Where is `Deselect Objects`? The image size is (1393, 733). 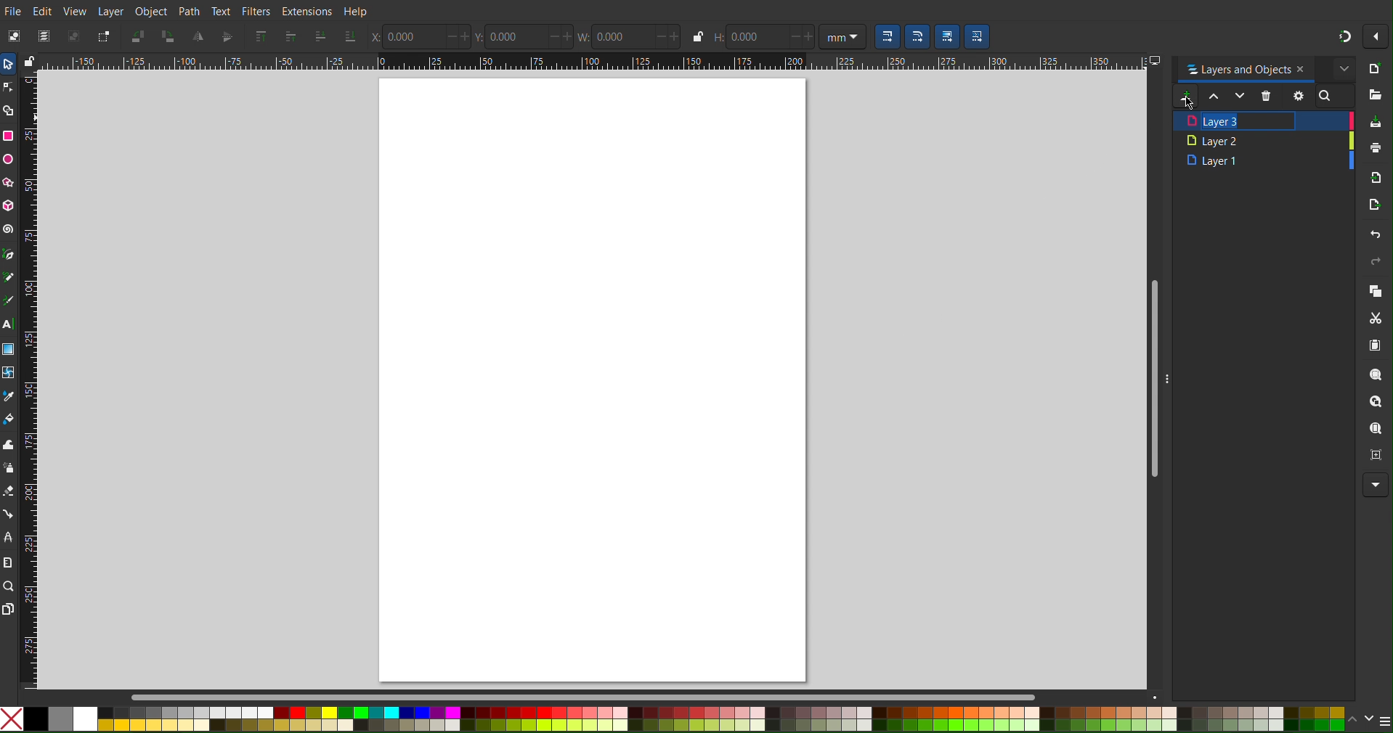
Deselect Objects is located at coordinates (73, 36).